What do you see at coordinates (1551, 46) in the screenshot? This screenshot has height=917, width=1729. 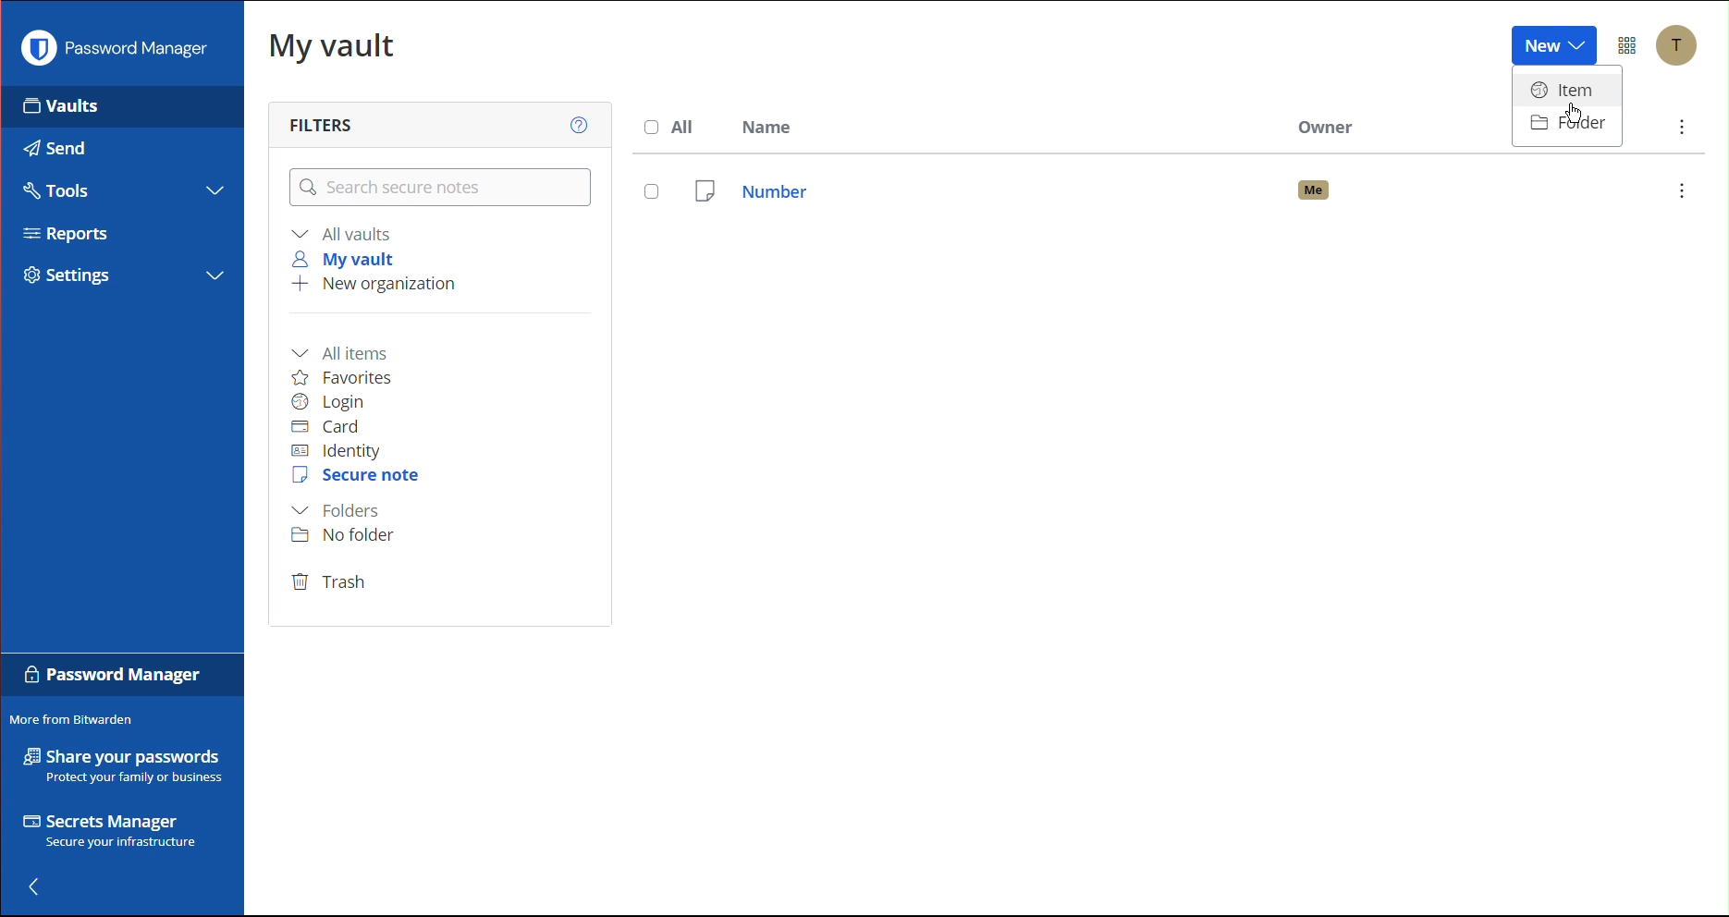 I see `New` at bounding box center [1551, 46].